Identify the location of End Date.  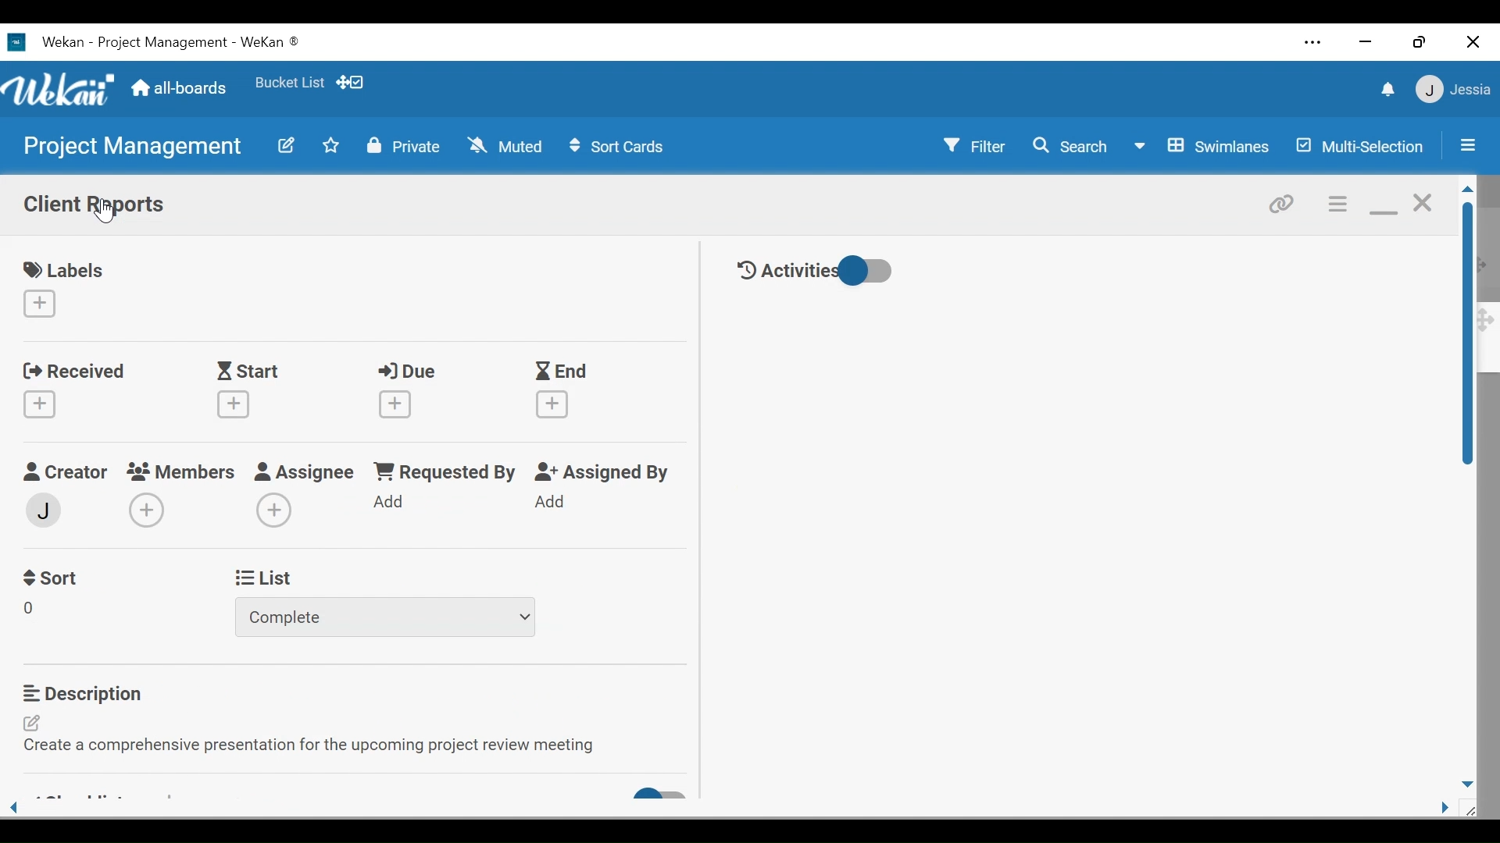
(565, 372).